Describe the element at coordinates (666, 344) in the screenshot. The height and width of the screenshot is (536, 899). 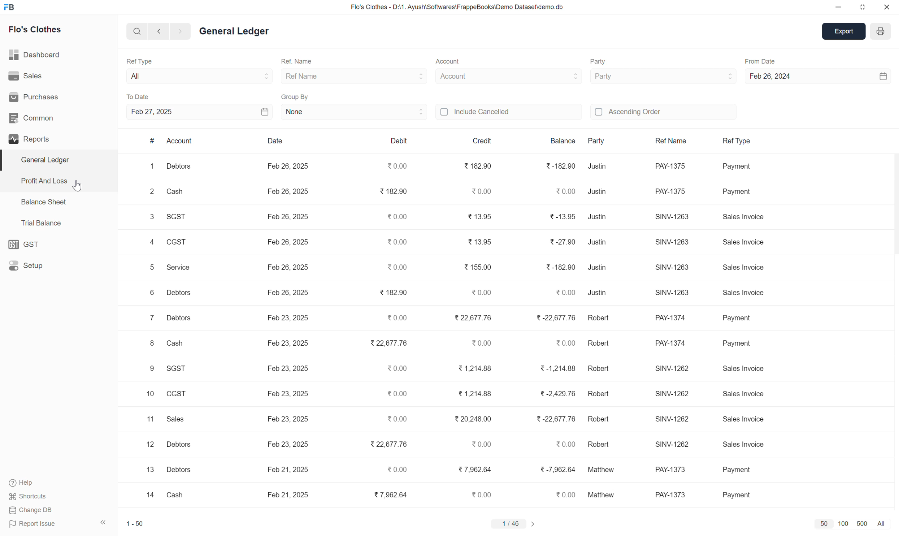
I see `PAY-1374` at that location.